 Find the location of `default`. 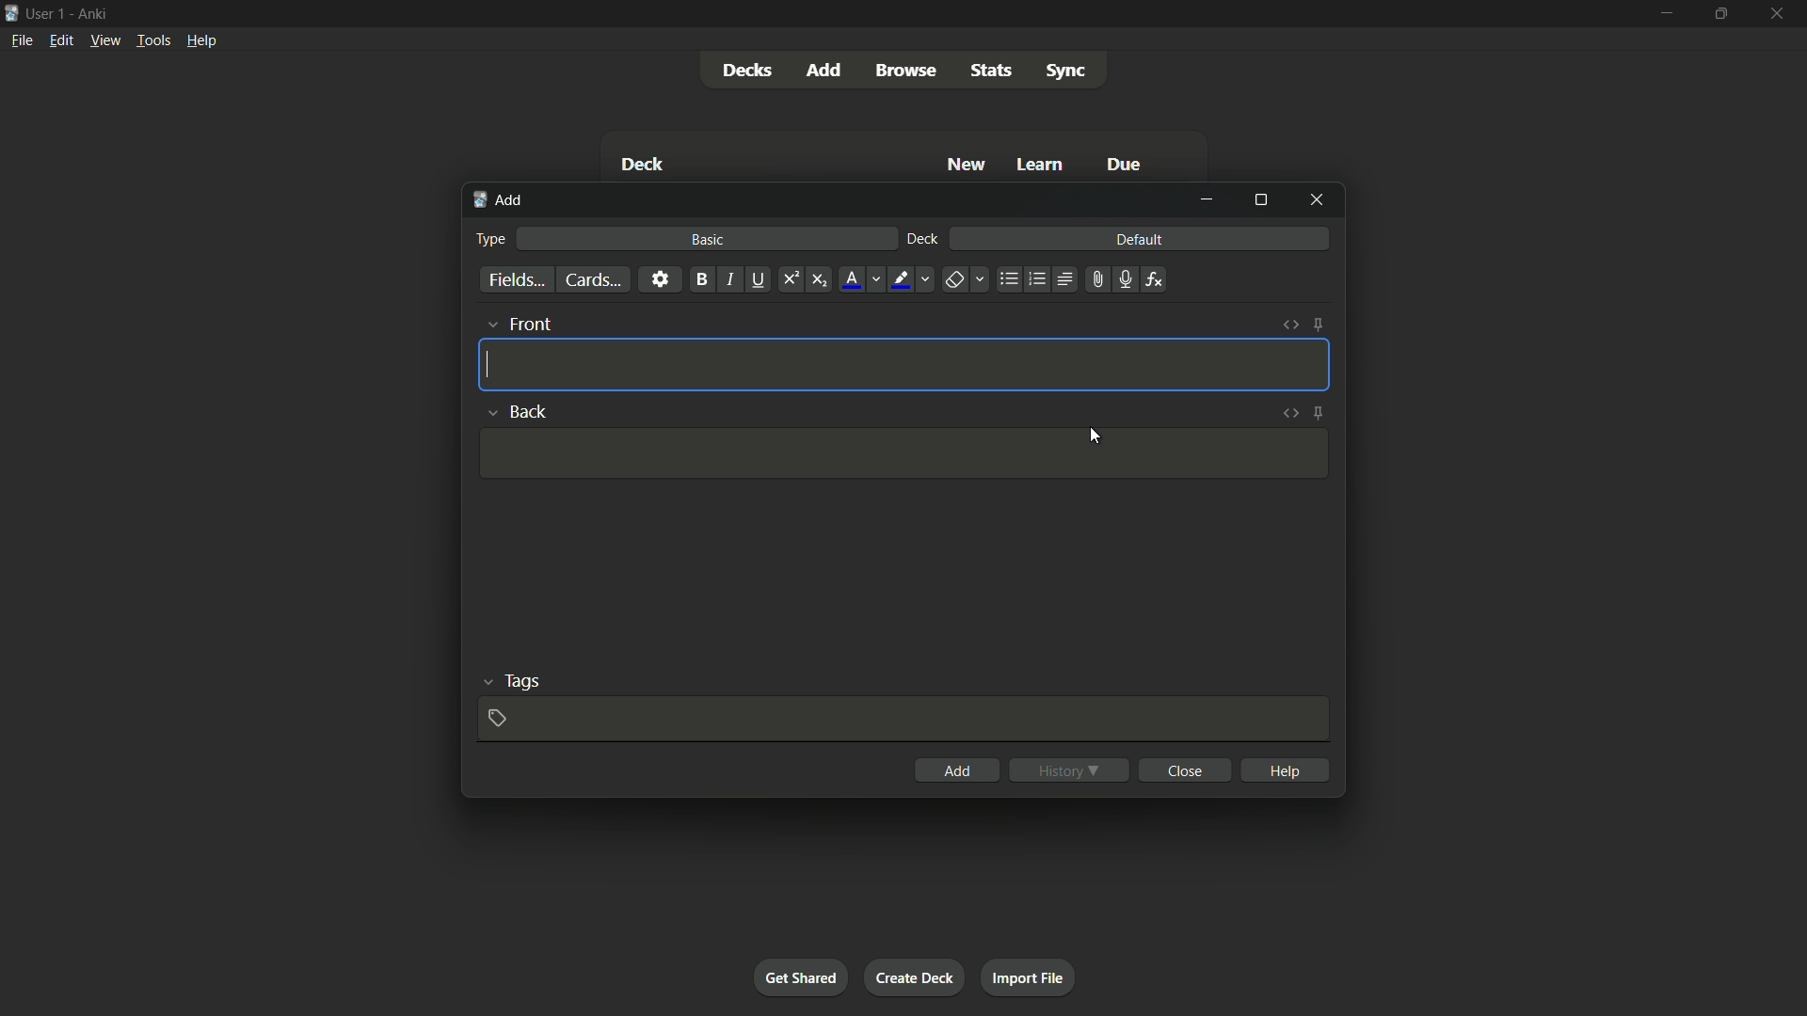

default is located at coordinates (1140, 238).